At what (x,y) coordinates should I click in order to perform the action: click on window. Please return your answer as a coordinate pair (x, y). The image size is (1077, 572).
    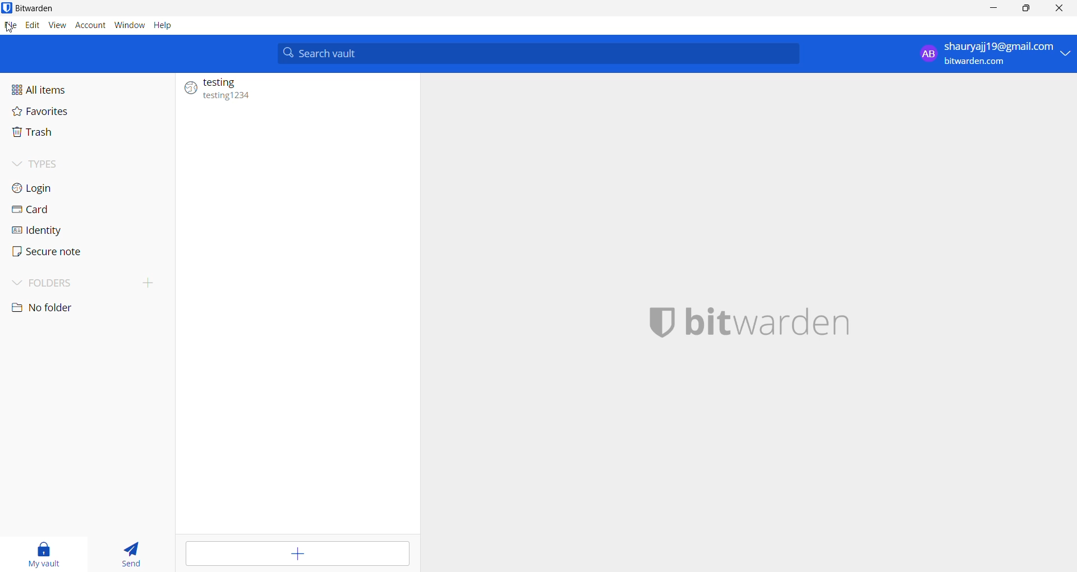
    Looking at the image, I should click on (127, 25).